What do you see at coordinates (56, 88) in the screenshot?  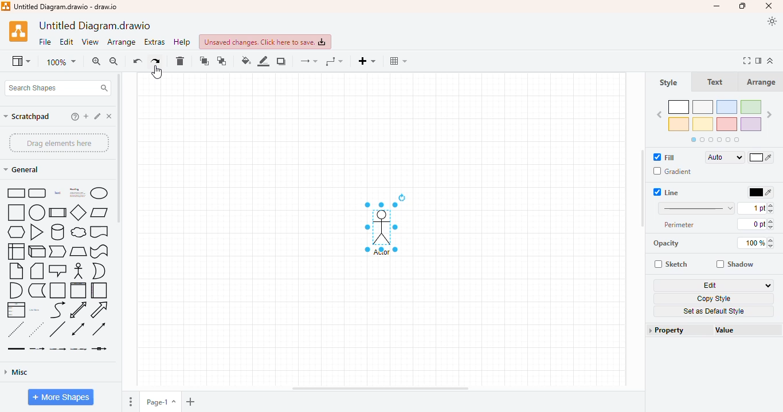 I see `search shapes` at bounding box center [56, 88].